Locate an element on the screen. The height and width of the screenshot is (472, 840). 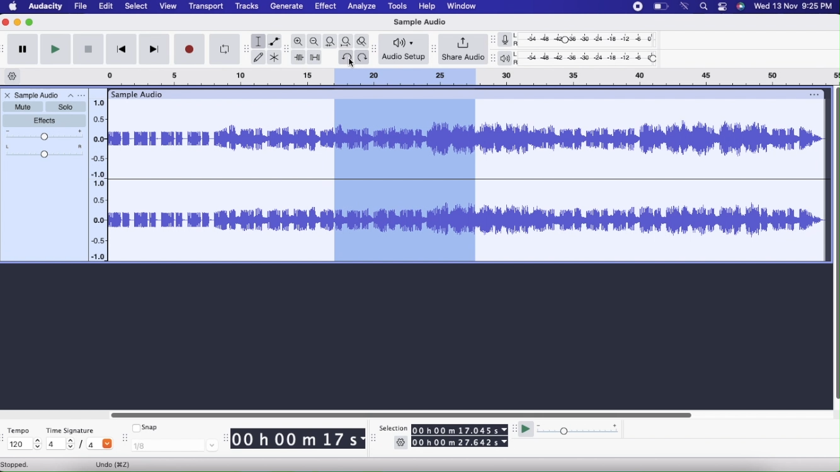
4 is located at coordinates (101, 445).